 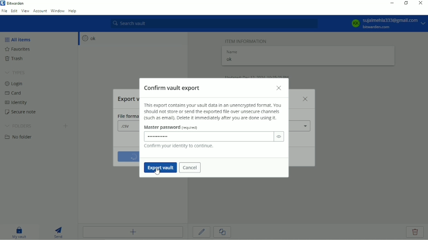 What do you see at coordinates (213, 112) in the screenshot?
I see `This export contains your vault data in an unencrypted format. You
Should not store or send the exported file over unsecure channels
(such as email). Delete it immediately after you are done using it.` at bounding box center [213, 112].